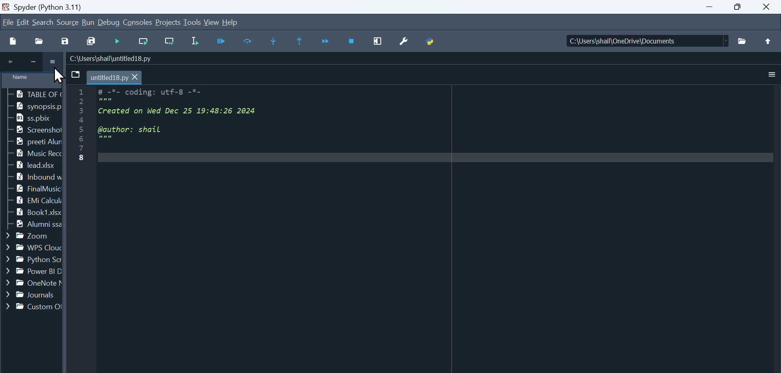  I want to click on , so click(169, 23).